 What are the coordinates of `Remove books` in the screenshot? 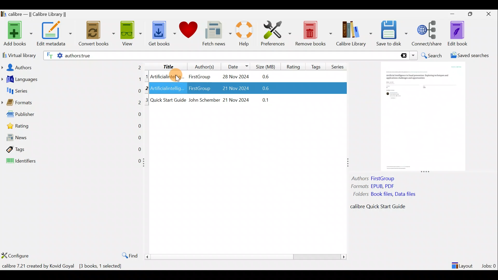 It's located at (314, 33).